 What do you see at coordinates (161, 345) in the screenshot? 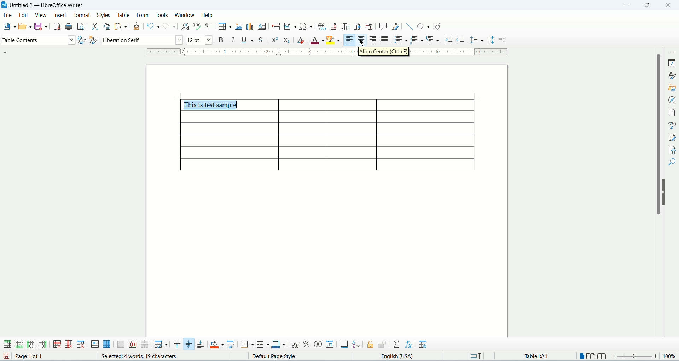
I see `optimize size` at bounding box center [161, 345].